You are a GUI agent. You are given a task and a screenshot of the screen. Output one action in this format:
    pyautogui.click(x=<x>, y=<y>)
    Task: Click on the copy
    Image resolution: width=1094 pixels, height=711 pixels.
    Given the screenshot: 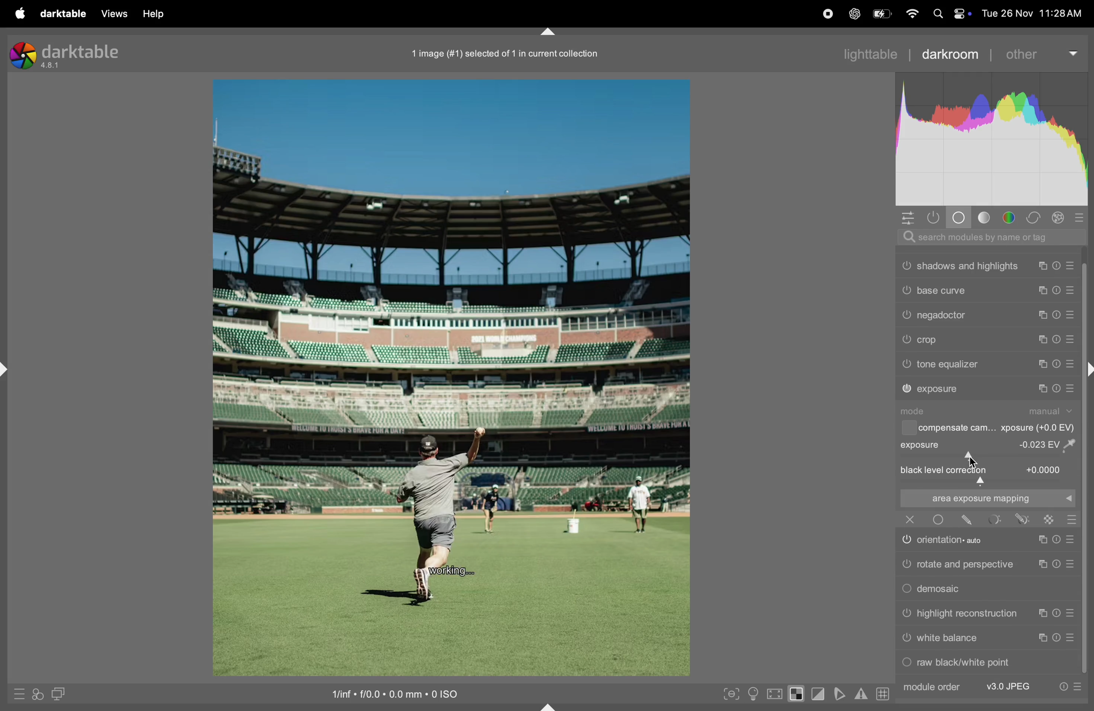 What is the action you would take?
    pyautogui.click(x=1040, y=614)
    